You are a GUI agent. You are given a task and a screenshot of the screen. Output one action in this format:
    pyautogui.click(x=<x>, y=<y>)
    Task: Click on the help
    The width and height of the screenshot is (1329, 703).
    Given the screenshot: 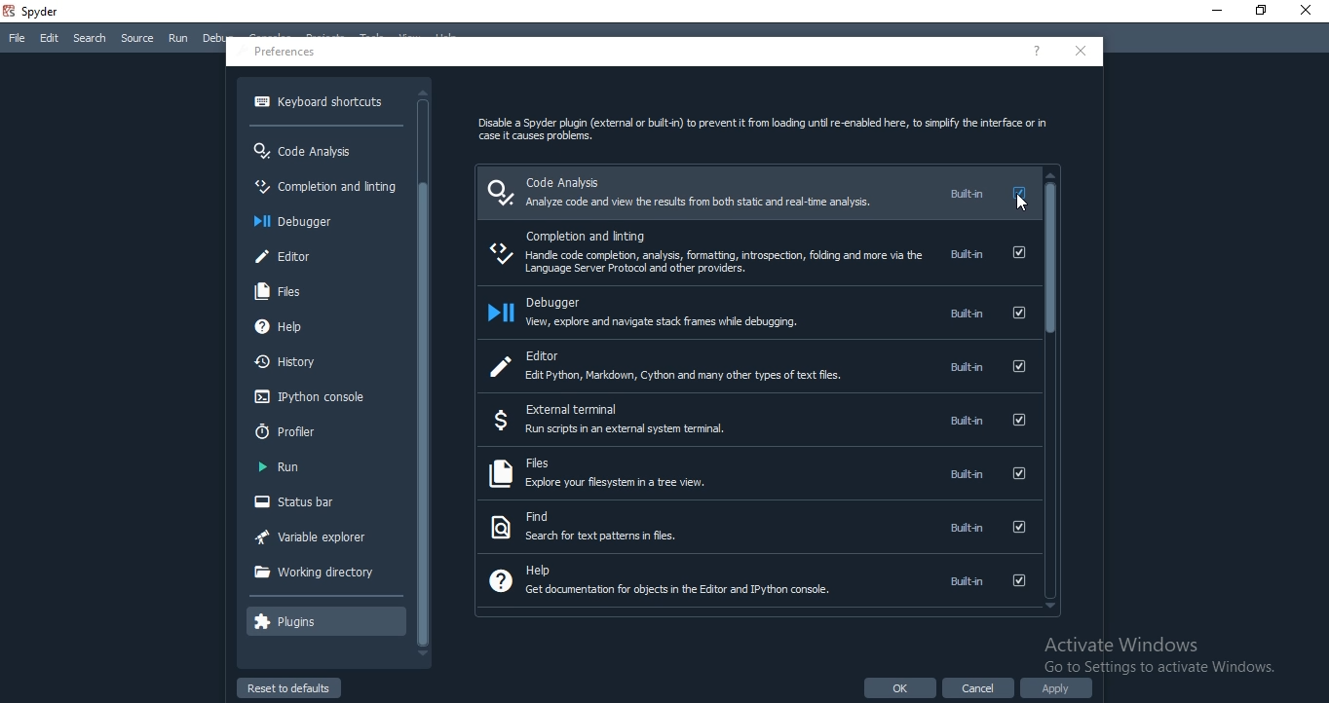 What is the action you would take?
    pyautogui.click(x=319, y=326)
    